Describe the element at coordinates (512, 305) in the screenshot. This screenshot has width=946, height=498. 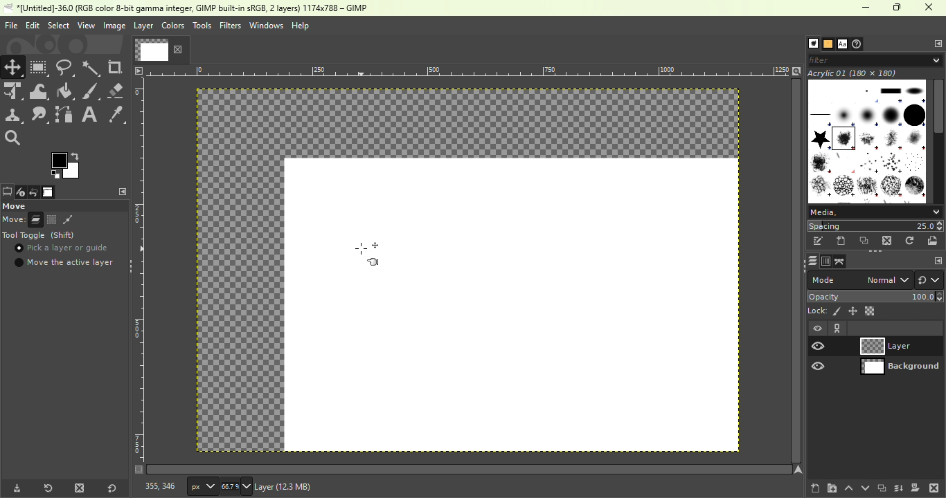
I see `canvas` at that location.